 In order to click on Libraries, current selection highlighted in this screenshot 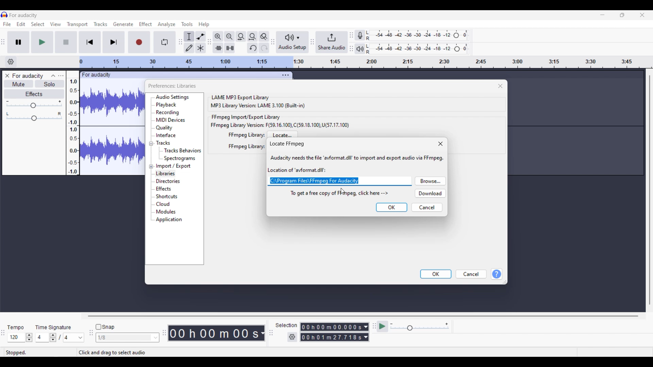, I will do `click(166, 174)`.